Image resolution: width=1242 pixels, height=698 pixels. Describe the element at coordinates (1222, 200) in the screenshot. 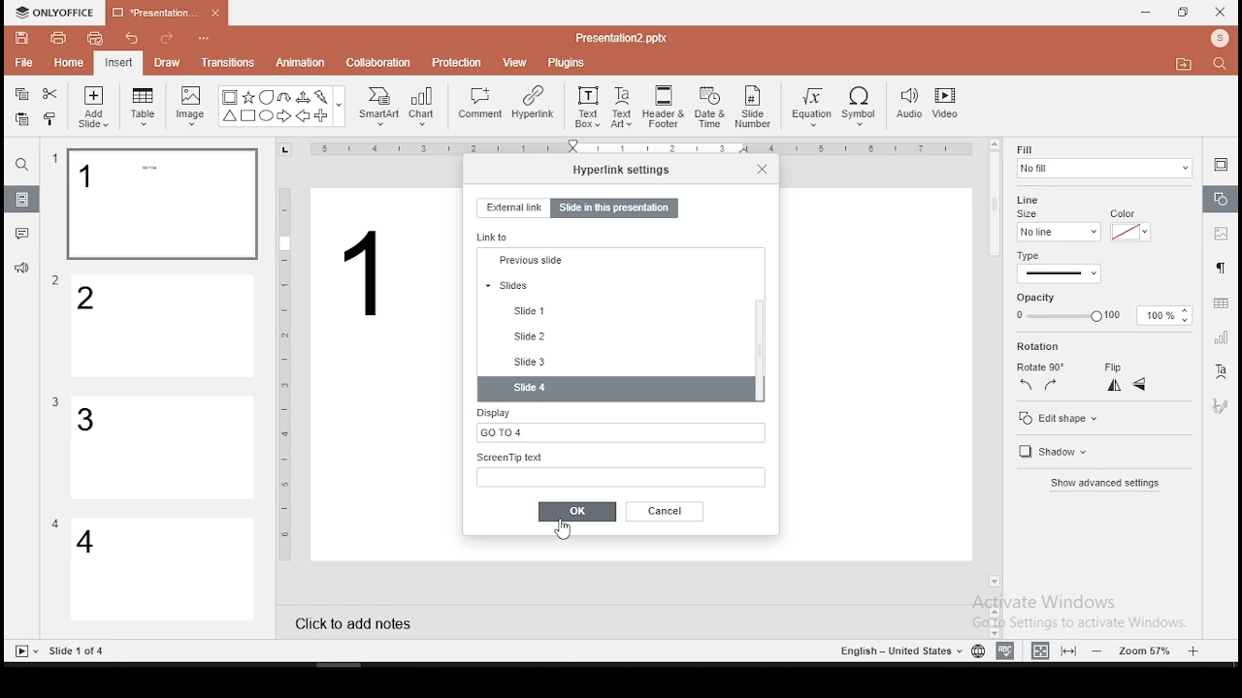

I see `shape settings` at that location.